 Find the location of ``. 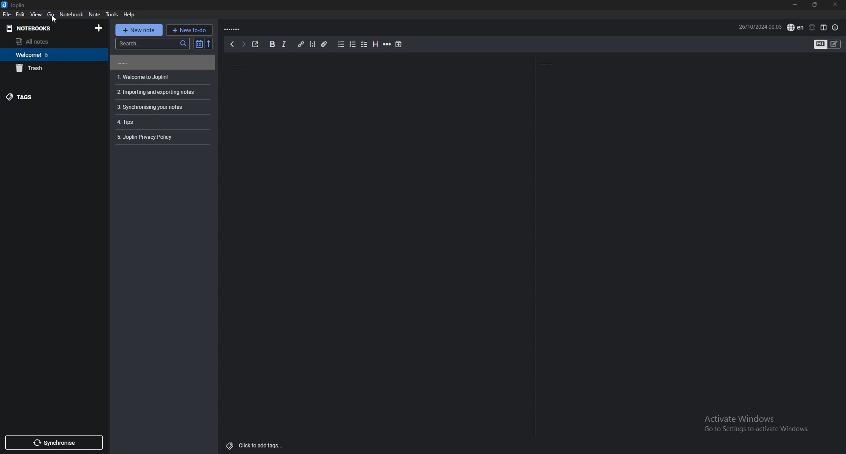

 is located at coordinates (753, 424).